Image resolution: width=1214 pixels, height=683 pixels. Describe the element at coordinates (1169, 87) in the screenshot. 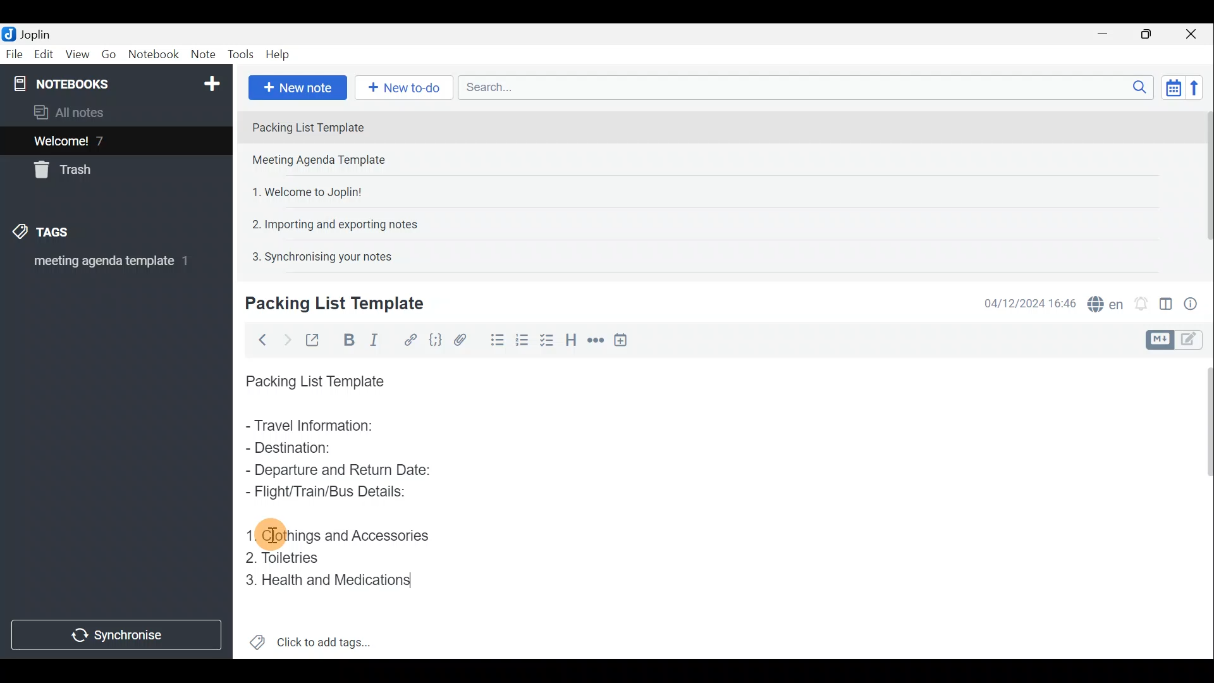

I see `Toggle sort order field` at that location.